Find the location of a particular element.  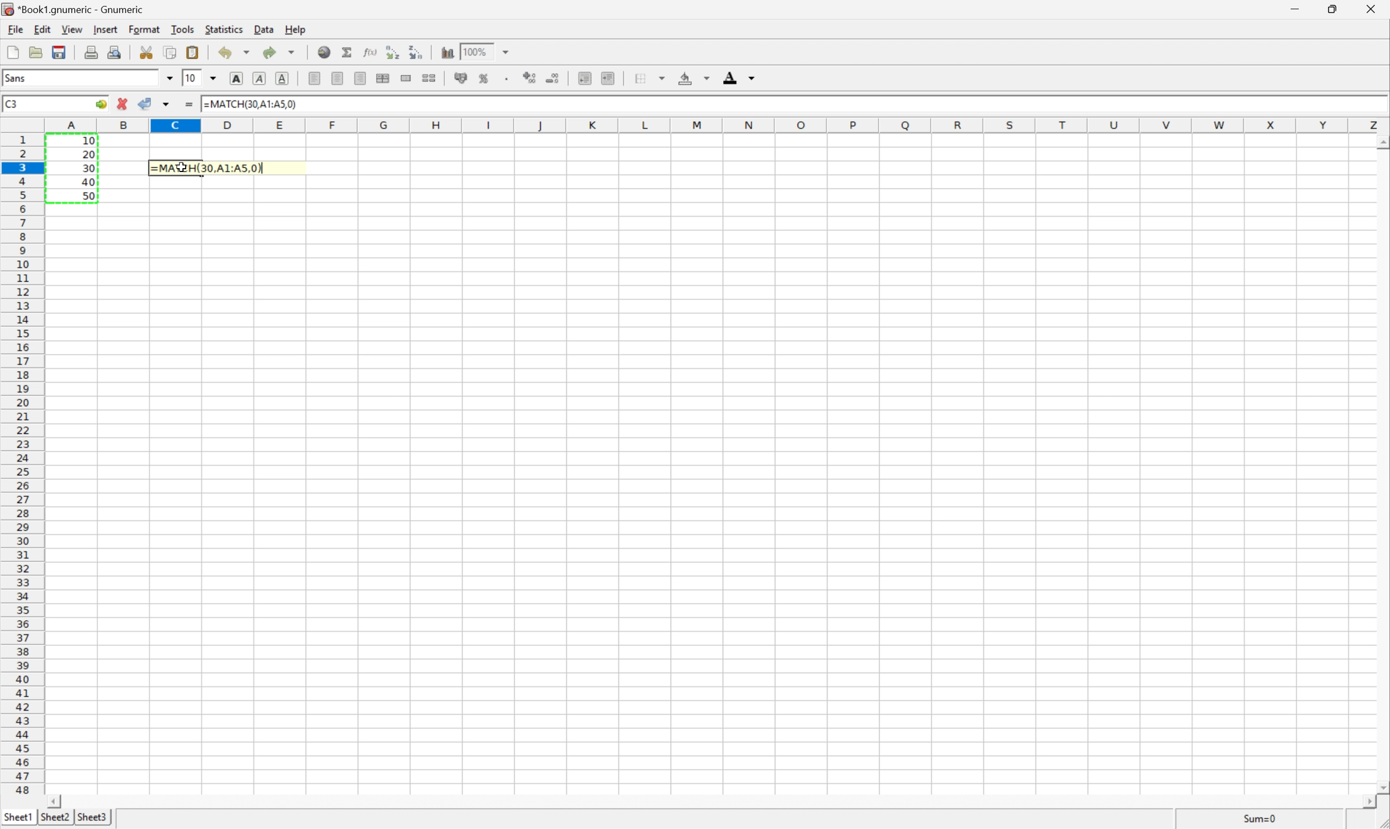

Insert a chart  is located at coordinates (448, 52).